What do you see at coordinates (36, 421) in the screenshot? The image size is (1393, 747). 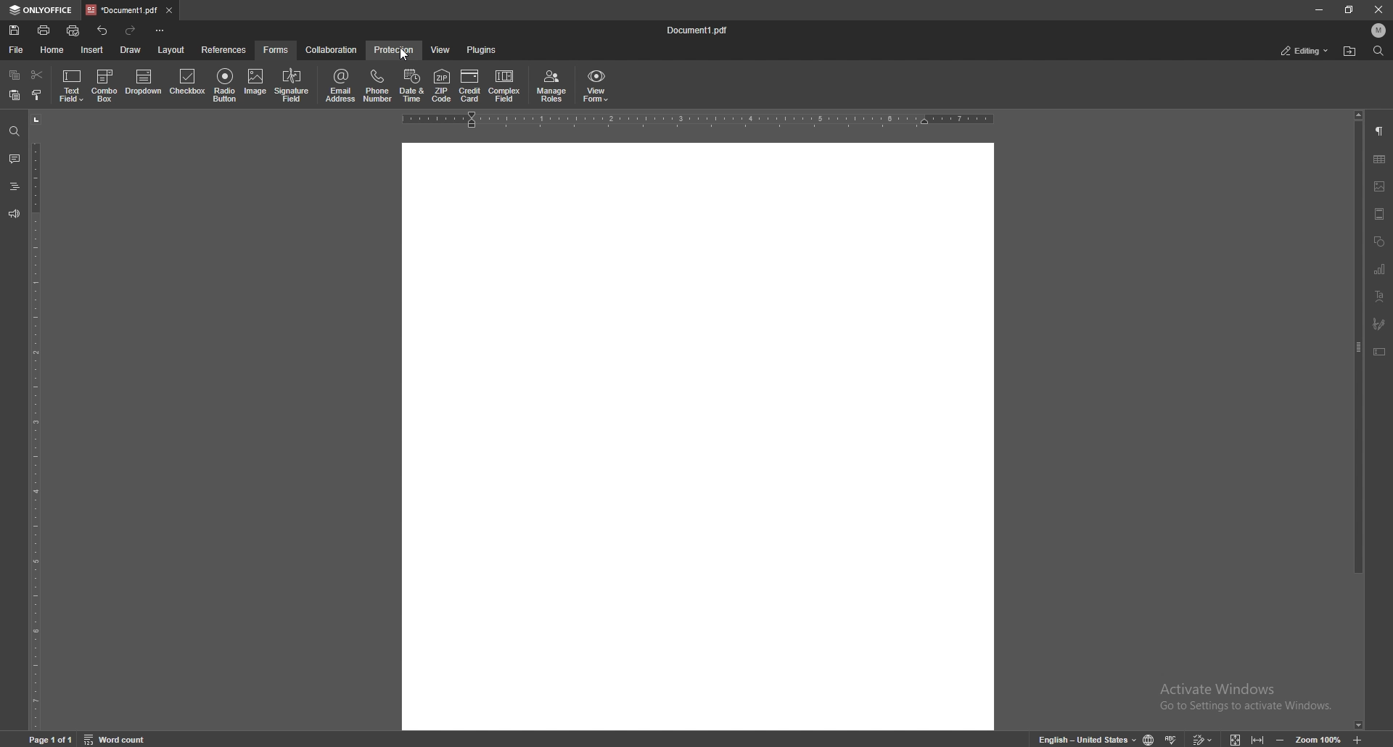 I see `vertical scale` at bounding box center [36, 421].